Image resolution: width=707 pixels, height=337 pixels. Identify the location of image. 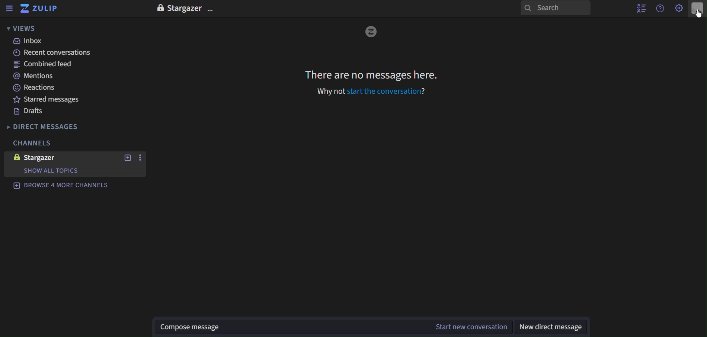
(372, 32).